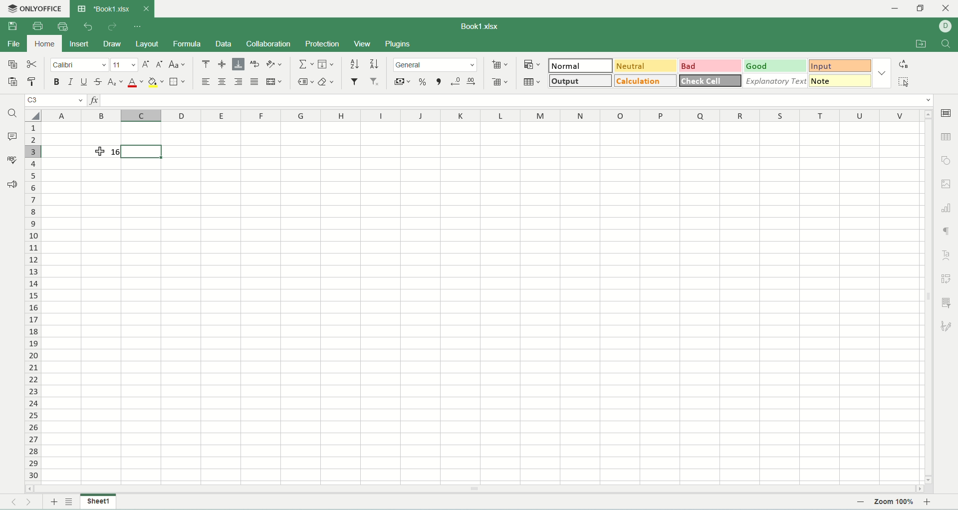 The image size is (958, 510). Describe the element at coordinates (376, 81) in the screenshot. I see `remove filter` at that location.